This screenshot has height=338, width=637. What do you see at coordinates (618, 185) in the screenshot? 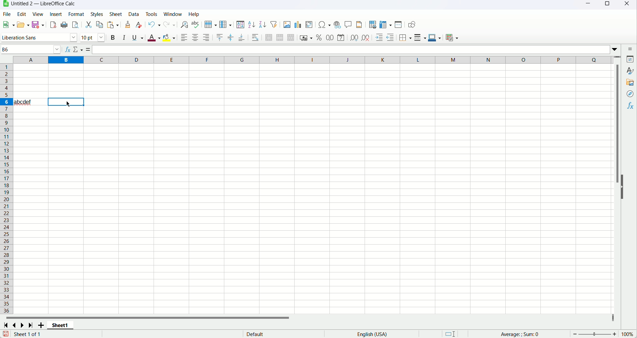
I see `vertical scroll bar` at bounding box center [618, 185].